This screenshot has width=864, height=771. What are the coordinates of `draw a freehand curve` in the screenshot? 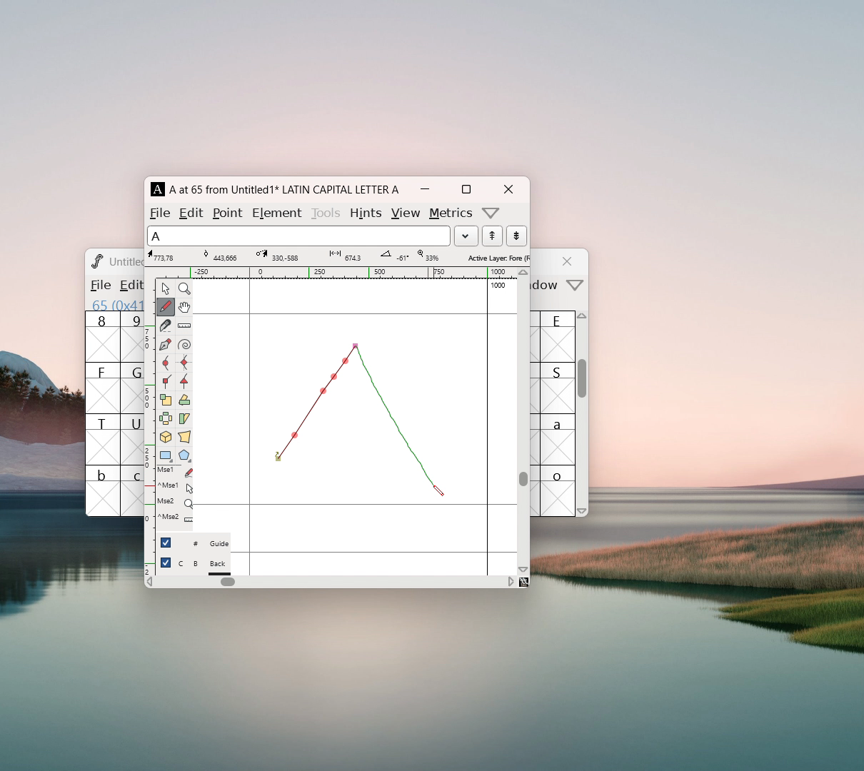 It's located at (166, 307).